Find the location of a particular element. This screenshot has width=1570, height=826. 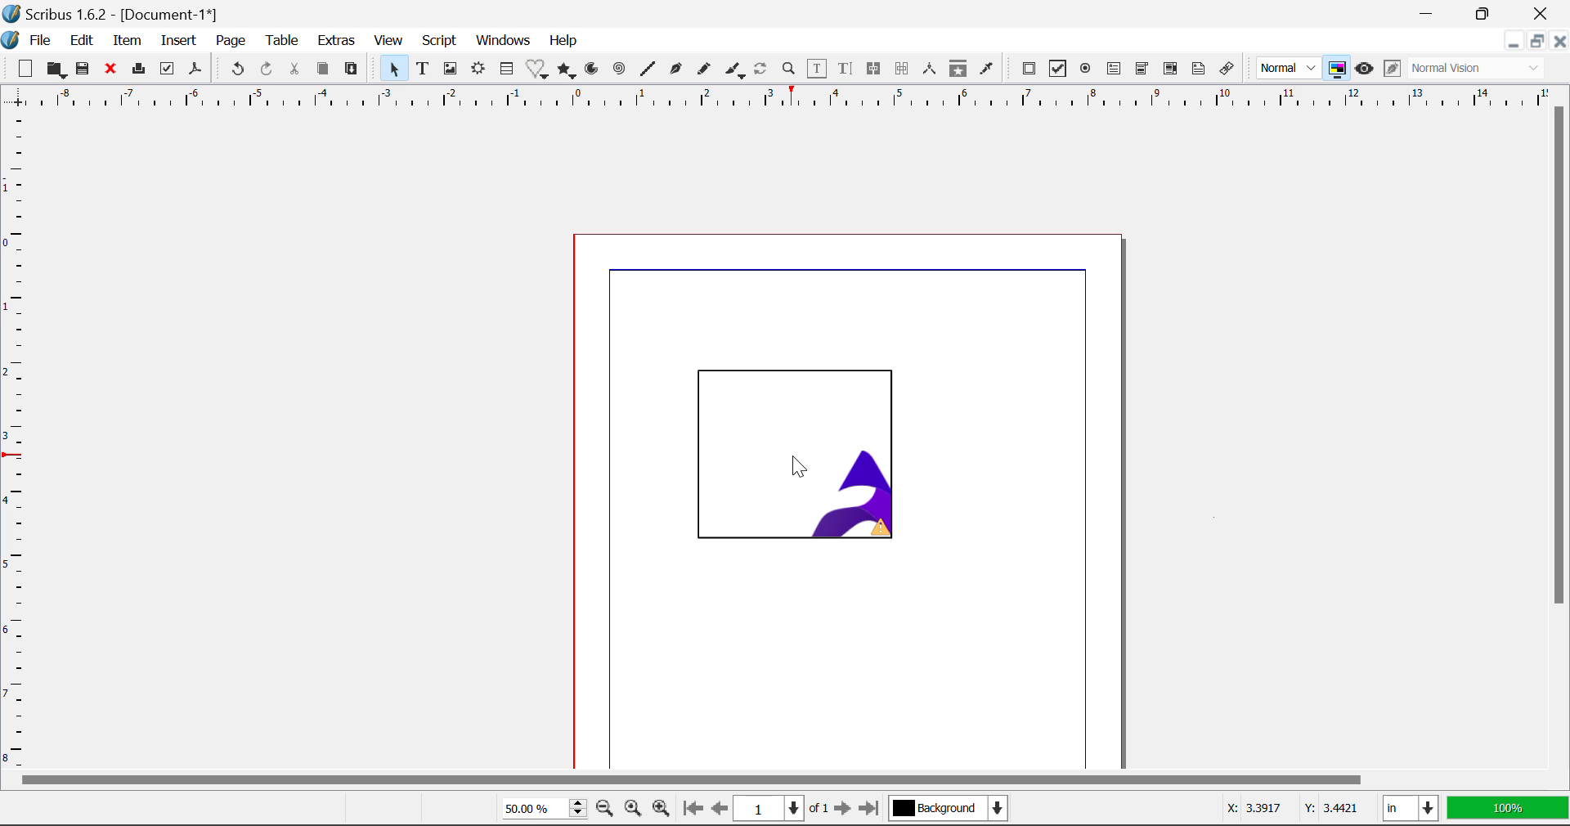

Image Preview Quality is located at coordinates (1289, 69).